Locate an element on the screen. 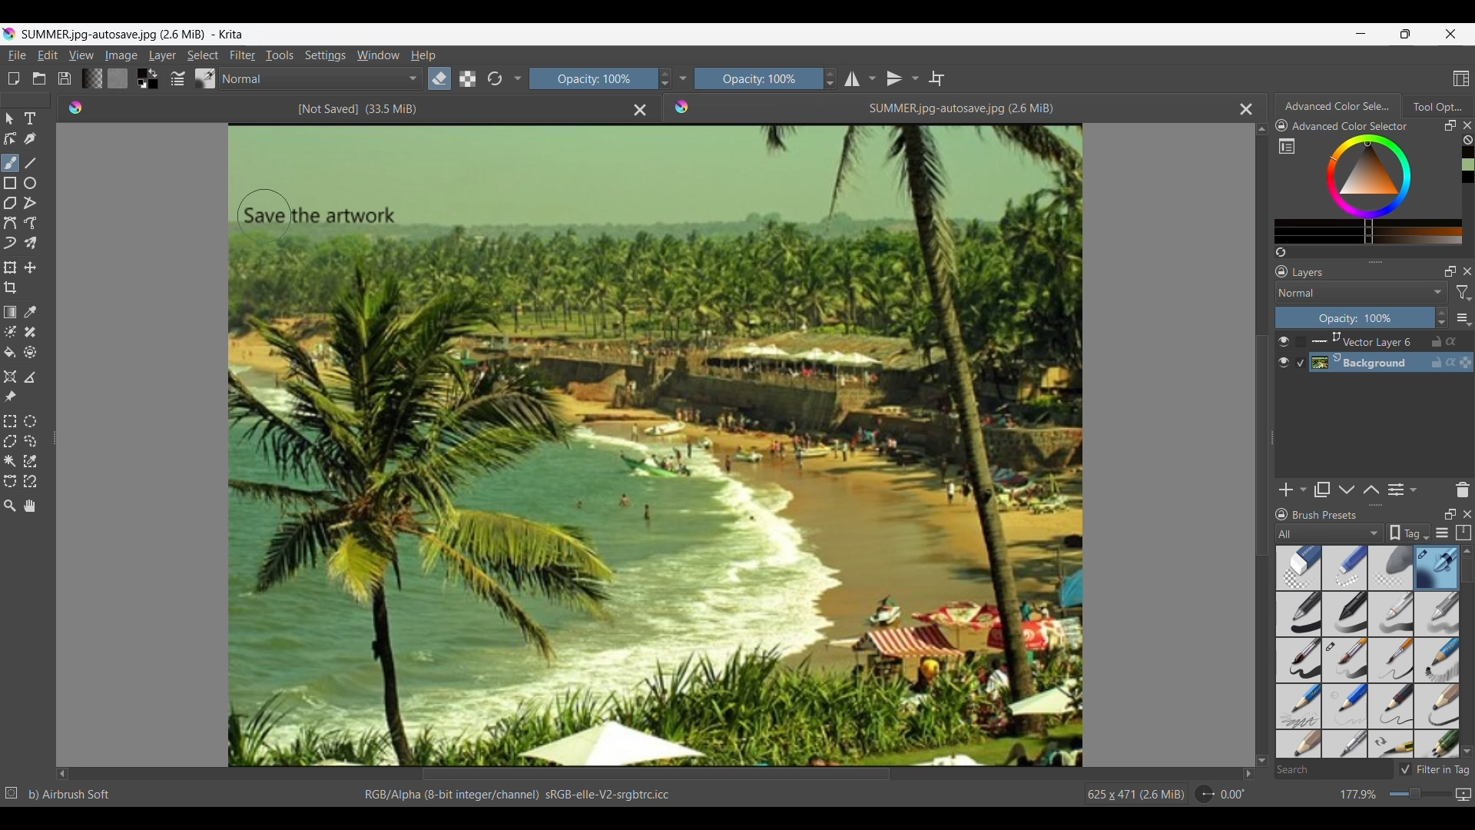  Filter options is located at coordinates (1464, 293).